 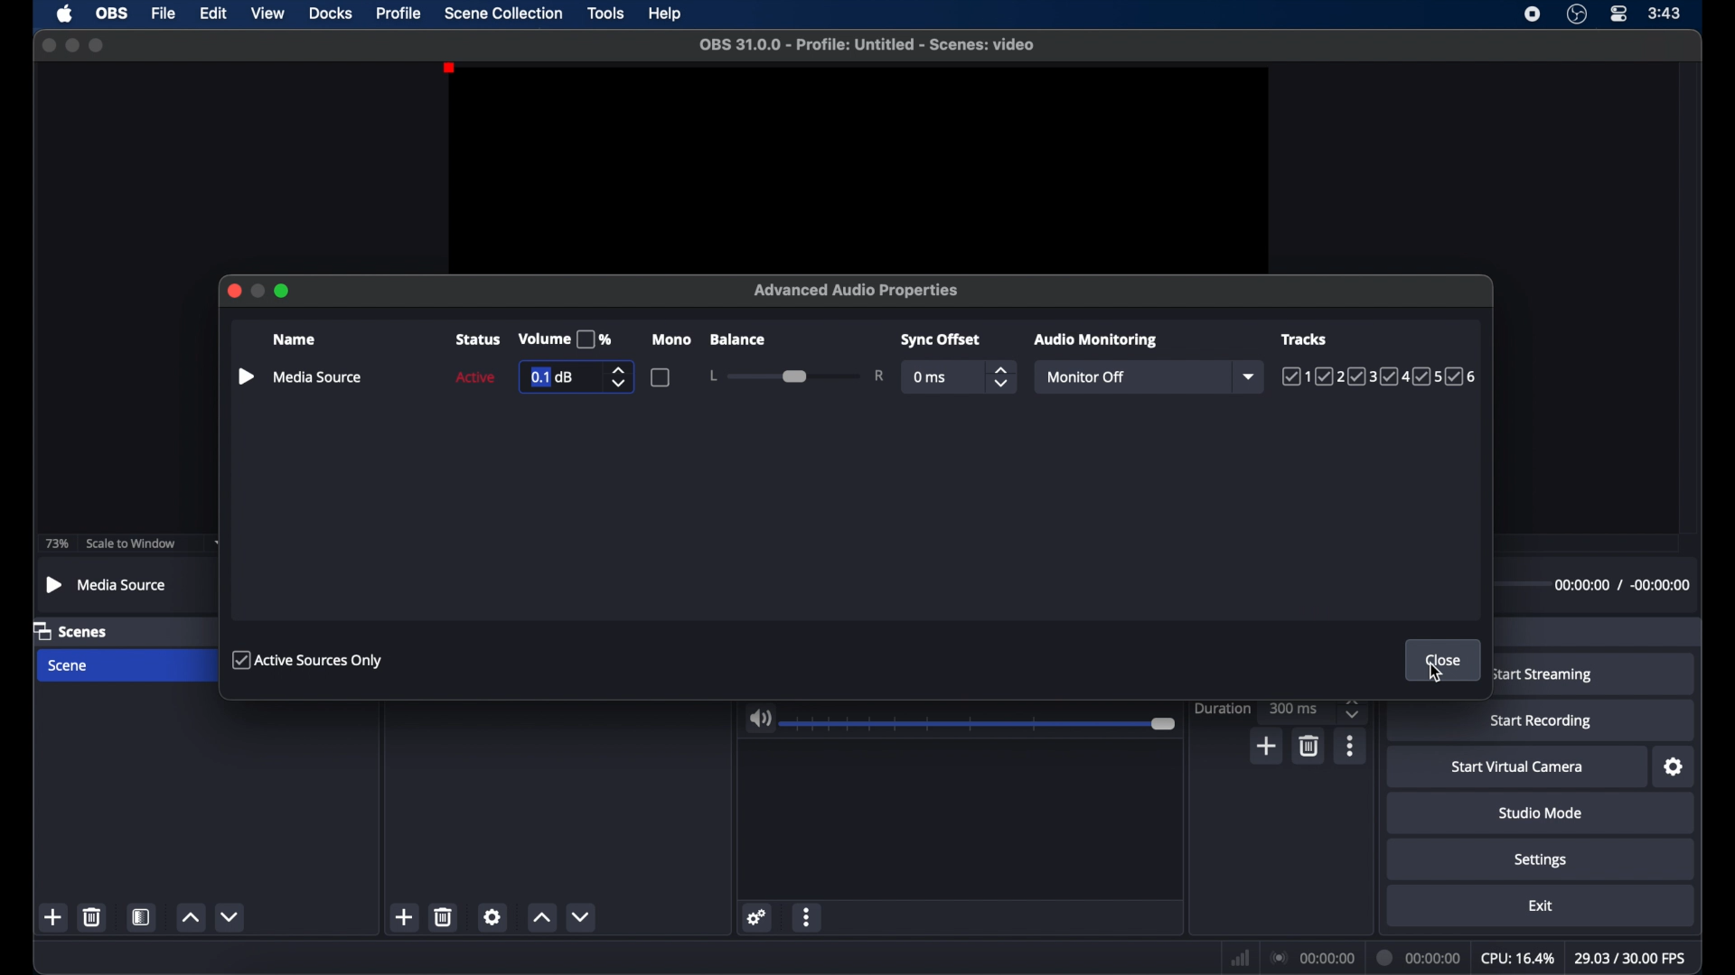 What do you see at coordinates (112, 14) in the screenshot?
I see `obs` at bounding box center [112, 14].